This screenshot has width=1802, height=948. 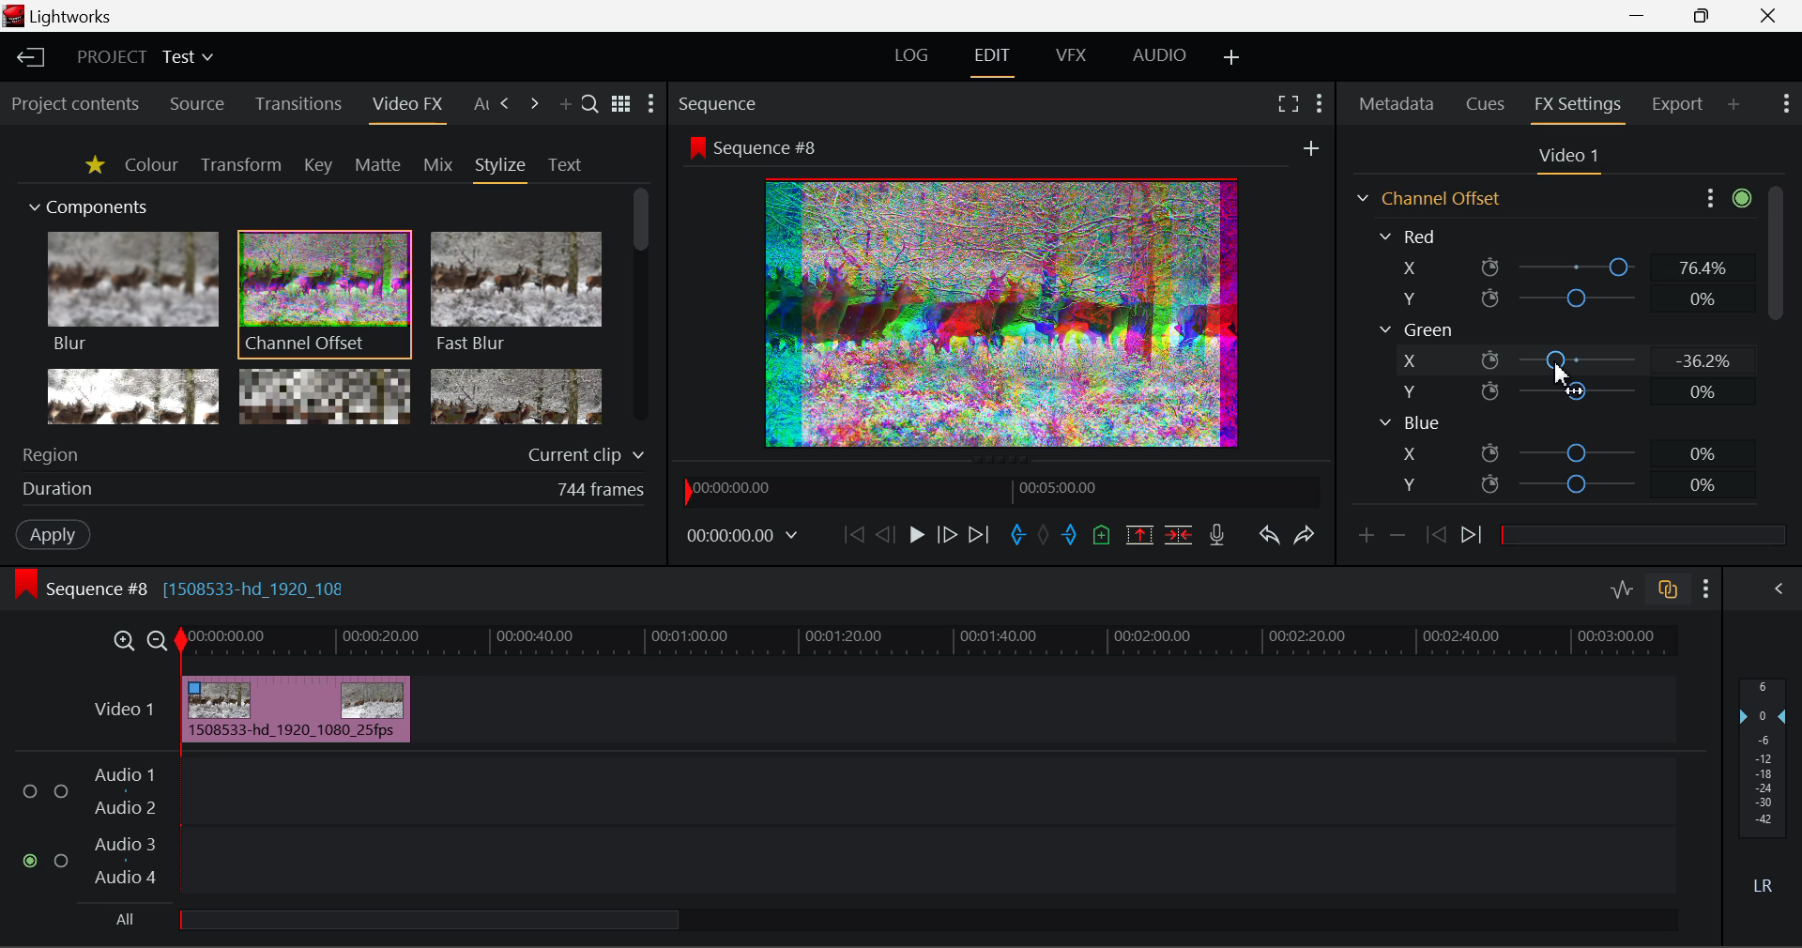 I want to click on Scroll Bar, so click(x=638, y=305).